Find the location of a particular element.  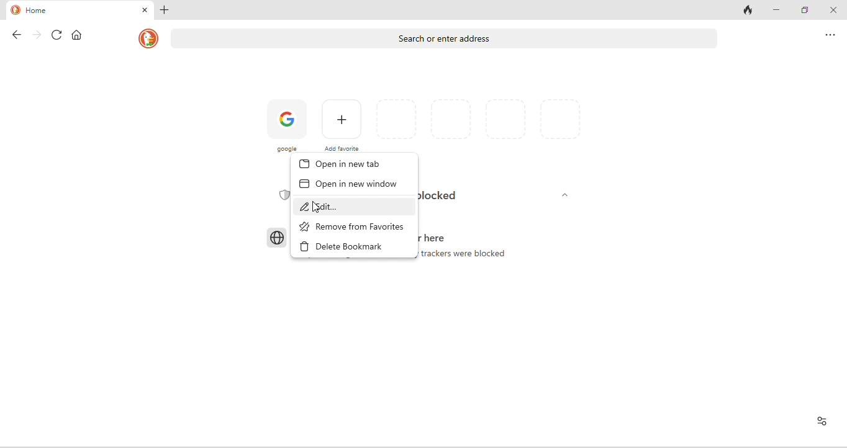

home is located at coordinates (45, 10).